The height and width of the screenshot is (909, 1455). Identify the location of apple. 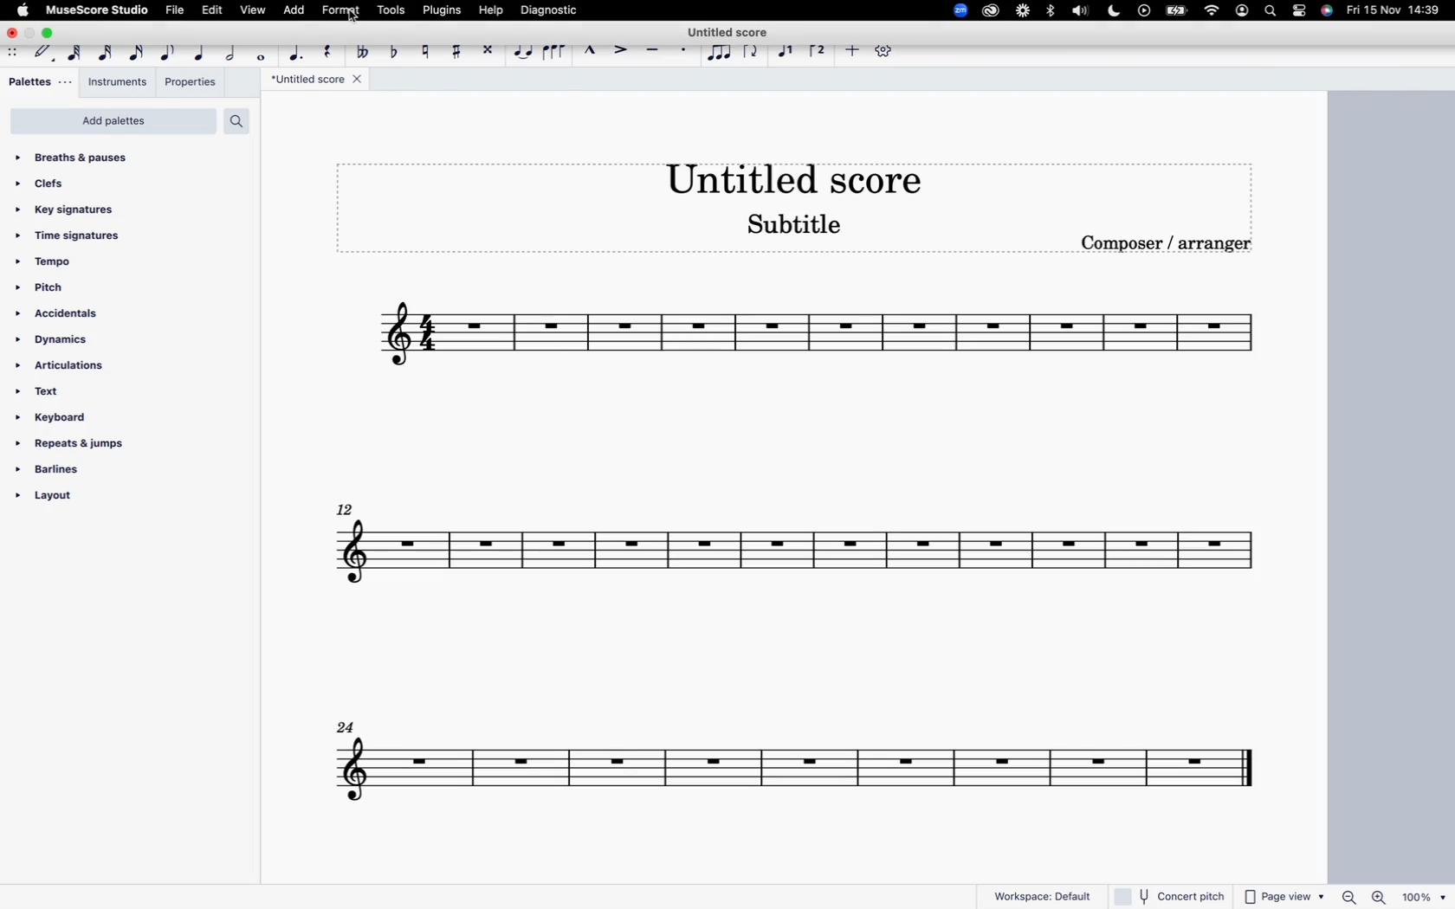
(24, 10).